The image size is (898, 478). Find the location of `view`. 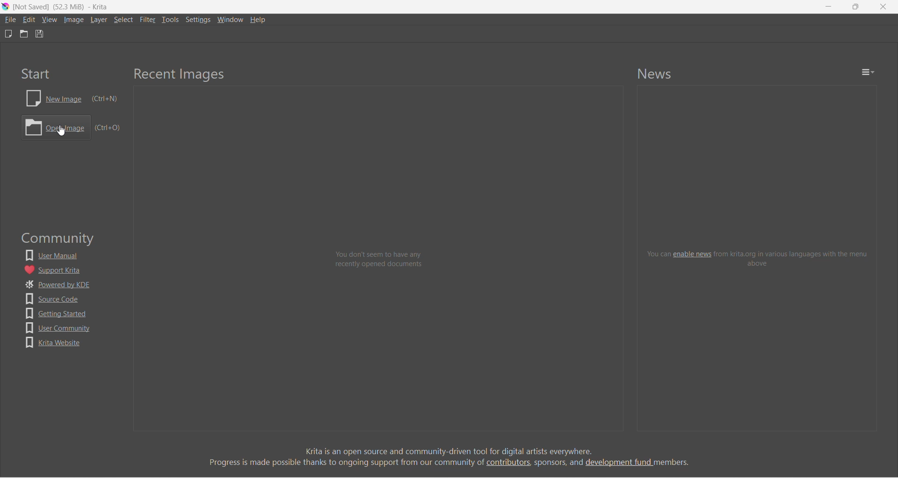

view is located at coordinates (50, 20).